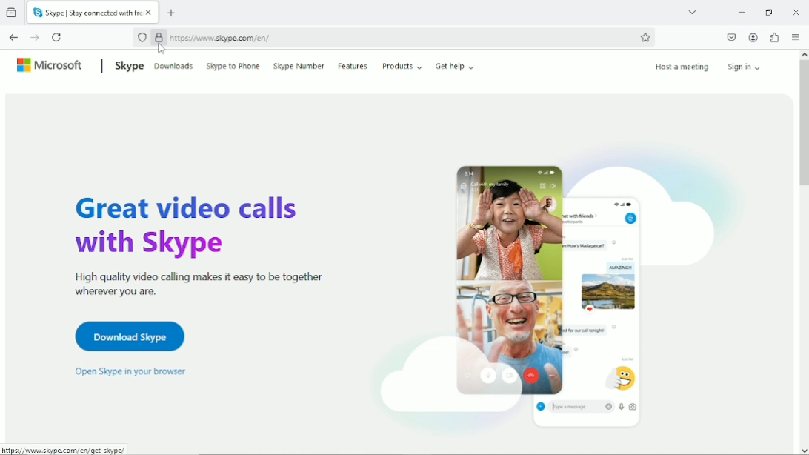 This screenshot has width=809, height=455. I want to click on Get help, so click(455, 66).